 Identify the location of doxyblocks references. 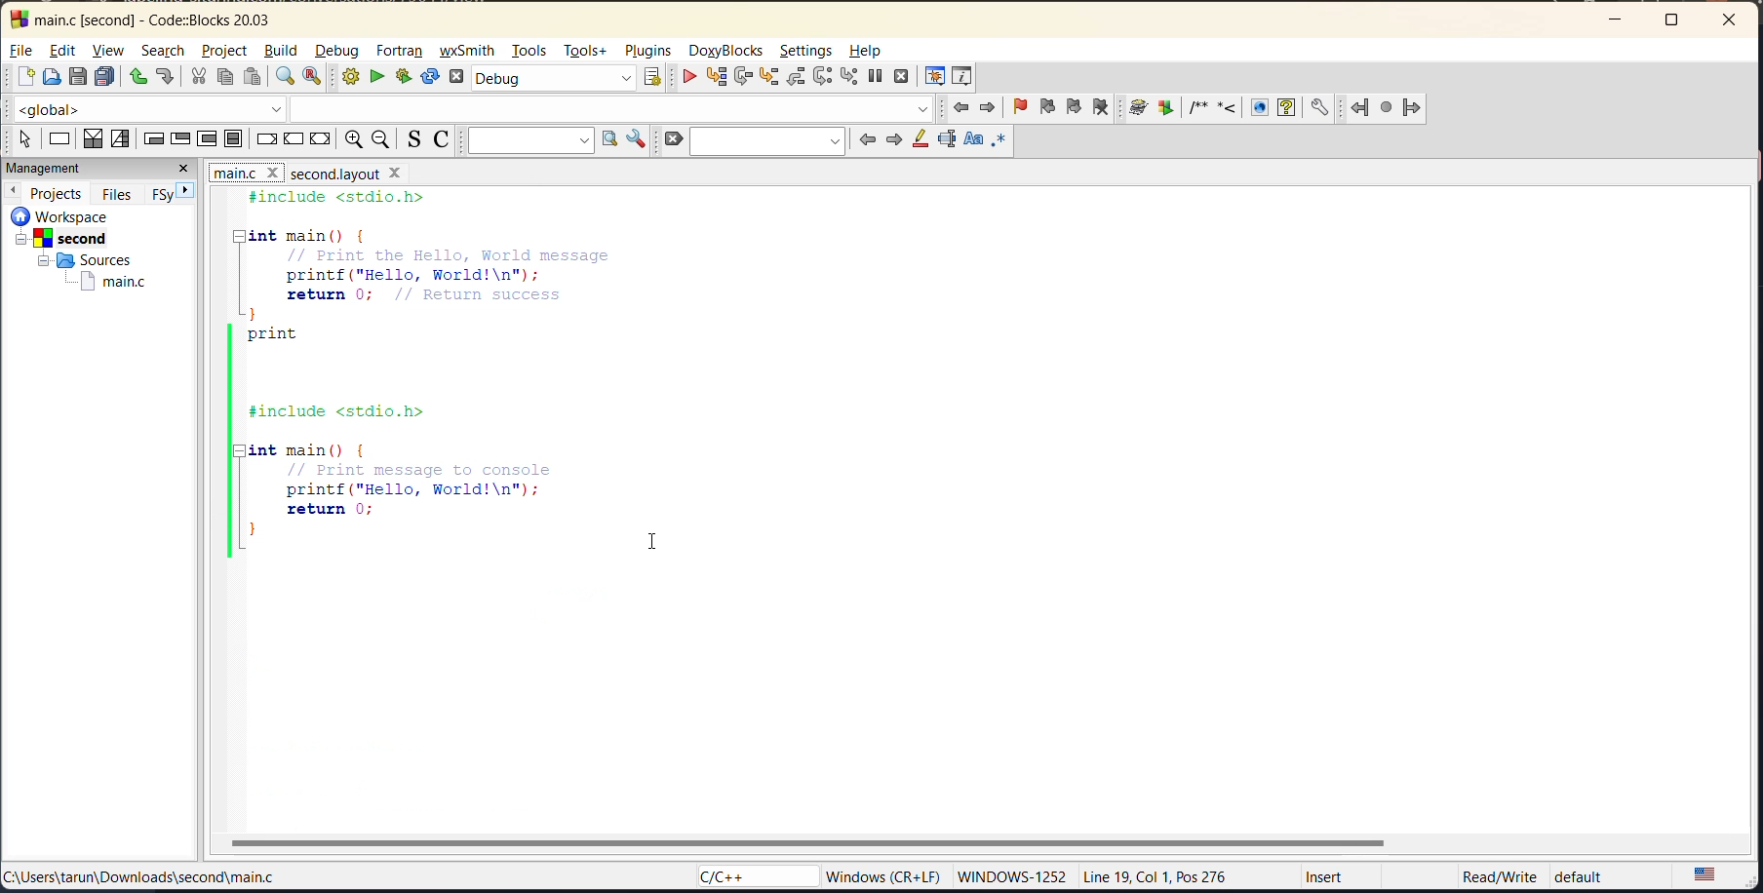
(1228, 108).